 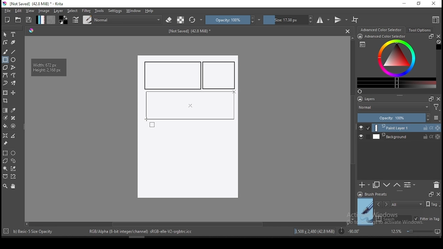 What do you see at coordinates (436, 108) in the screenshot?
I see `Filter` at bounding box center [436, 108].